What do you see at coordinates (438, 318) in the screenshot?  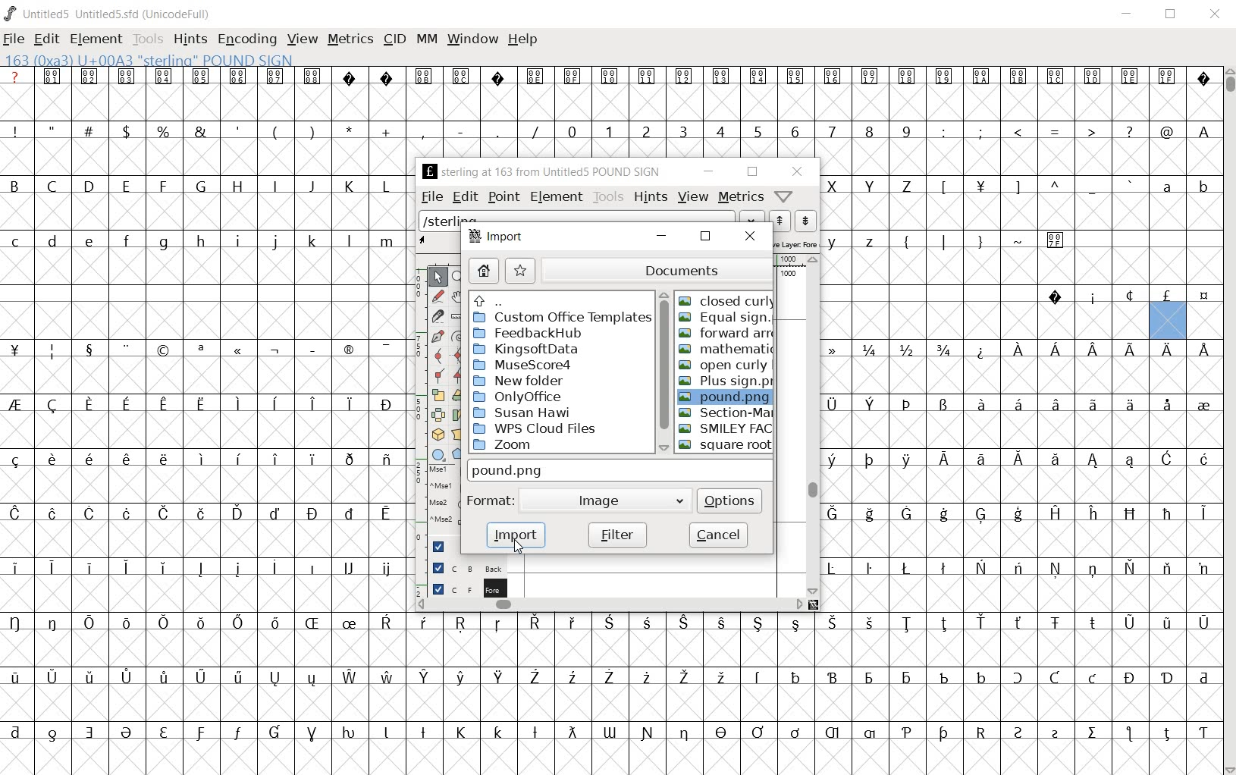 I see `knife` at bounding box center [438, 318].